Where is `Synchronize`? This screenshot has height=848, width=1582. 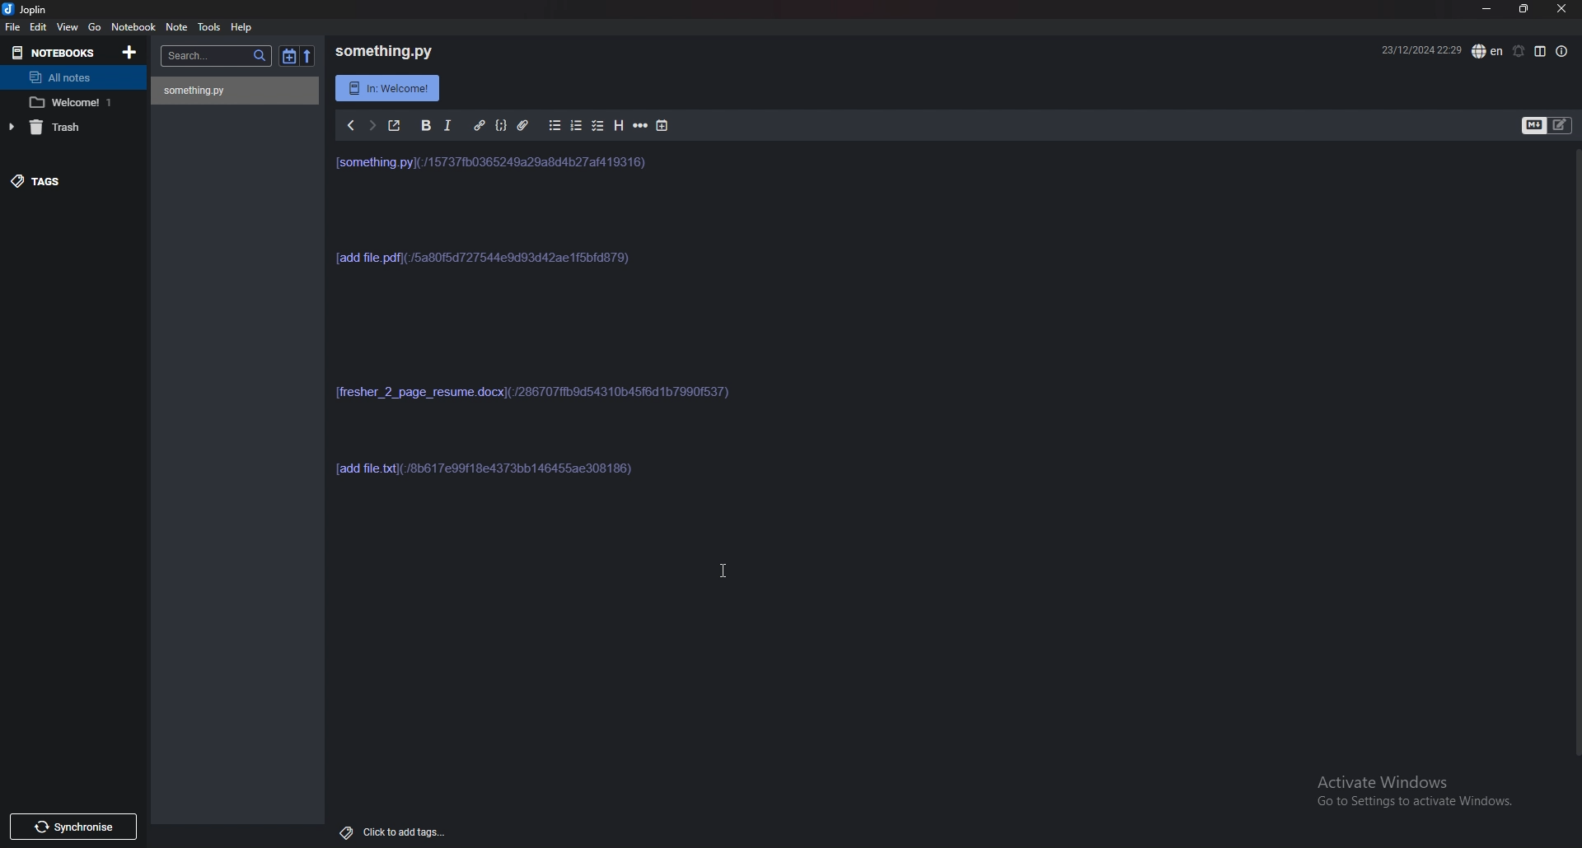 Synchronize is located at coordinates (72, 824).